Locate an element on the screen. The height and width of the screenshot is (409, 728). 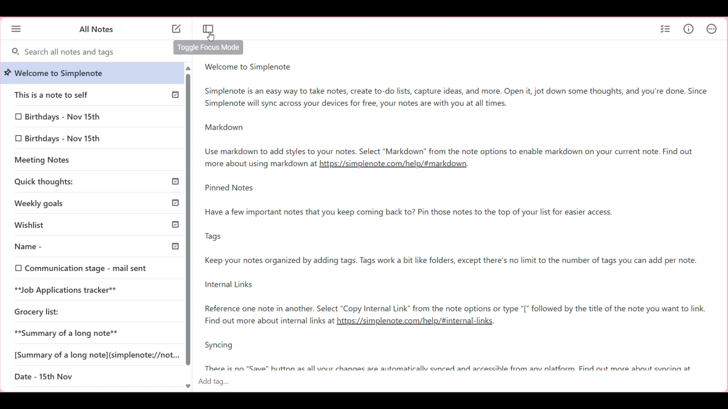
click to type in tags is located at coordinates (458, 384).